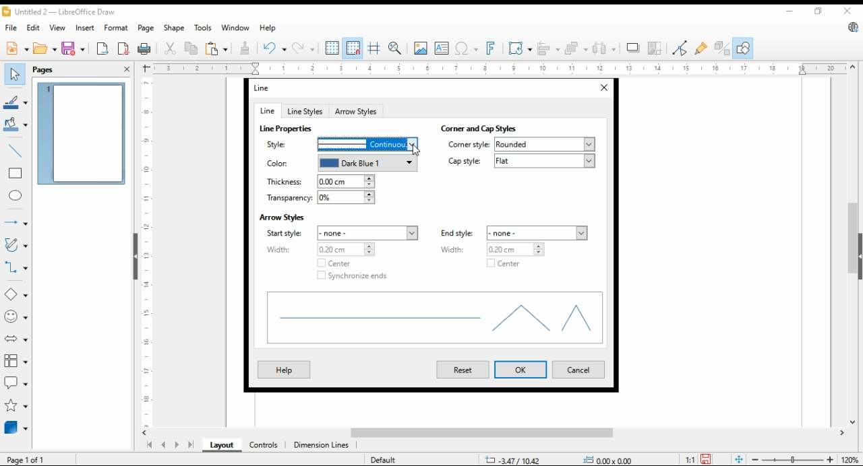 The image size is (863, 466). What do you see at coordinates (176, 445) in the screenshot?
I see `next page` at bounding box center [176, 445].